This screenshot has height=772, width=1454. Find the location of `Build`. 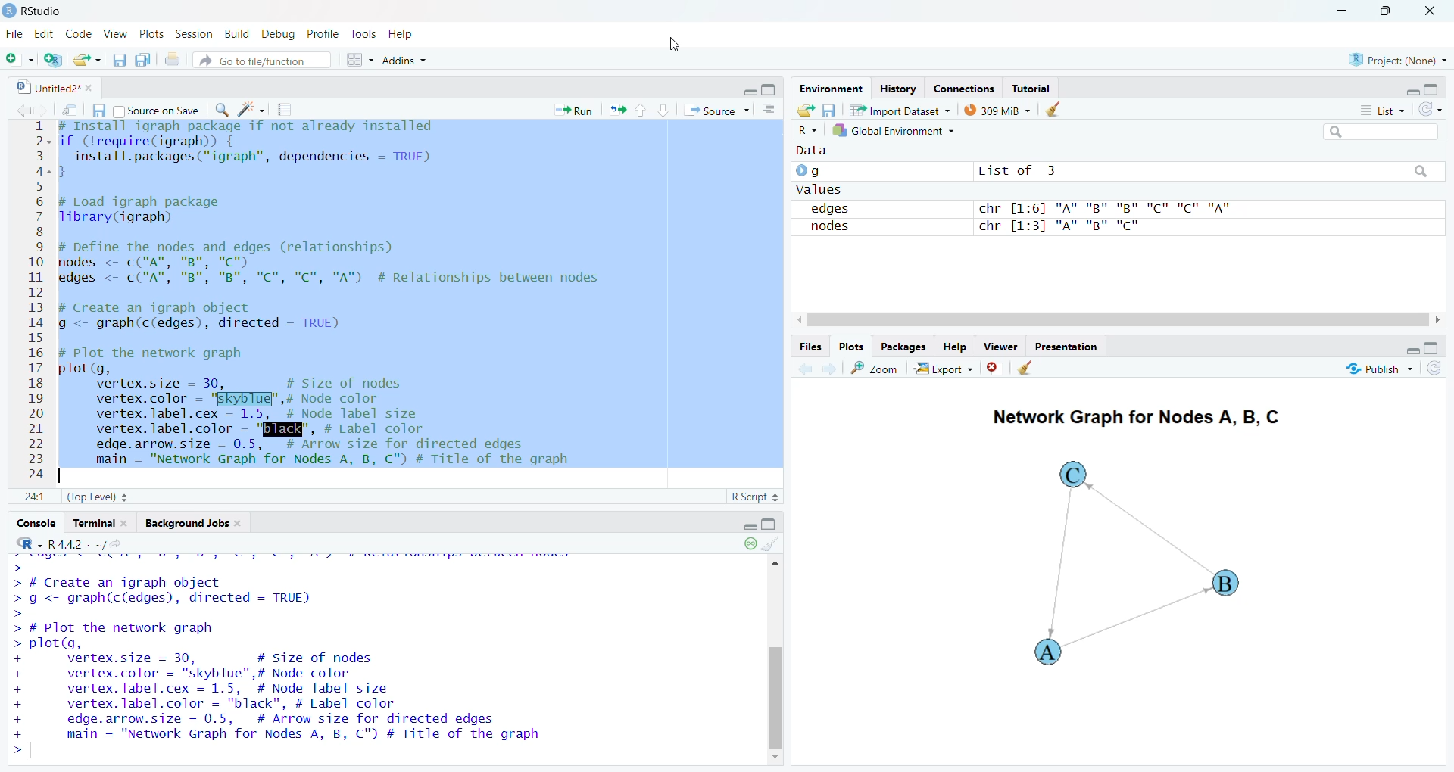

Build is located at coordinates (234, 34).